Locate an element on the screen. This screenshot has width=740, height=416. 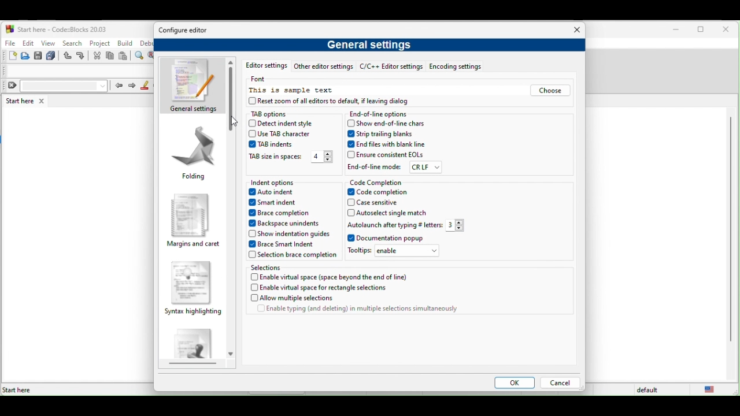
tooltips: enable is located at coordinates (397, 252).